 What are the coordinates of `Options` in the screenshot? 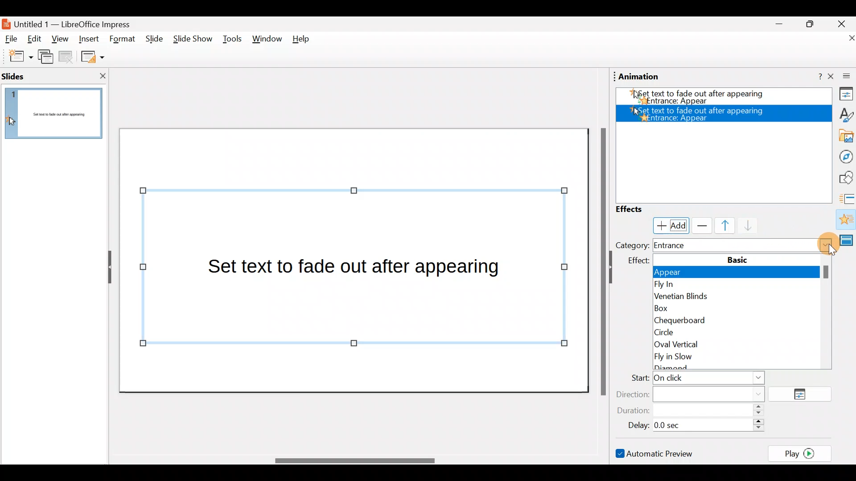 It's located at (803, 395).